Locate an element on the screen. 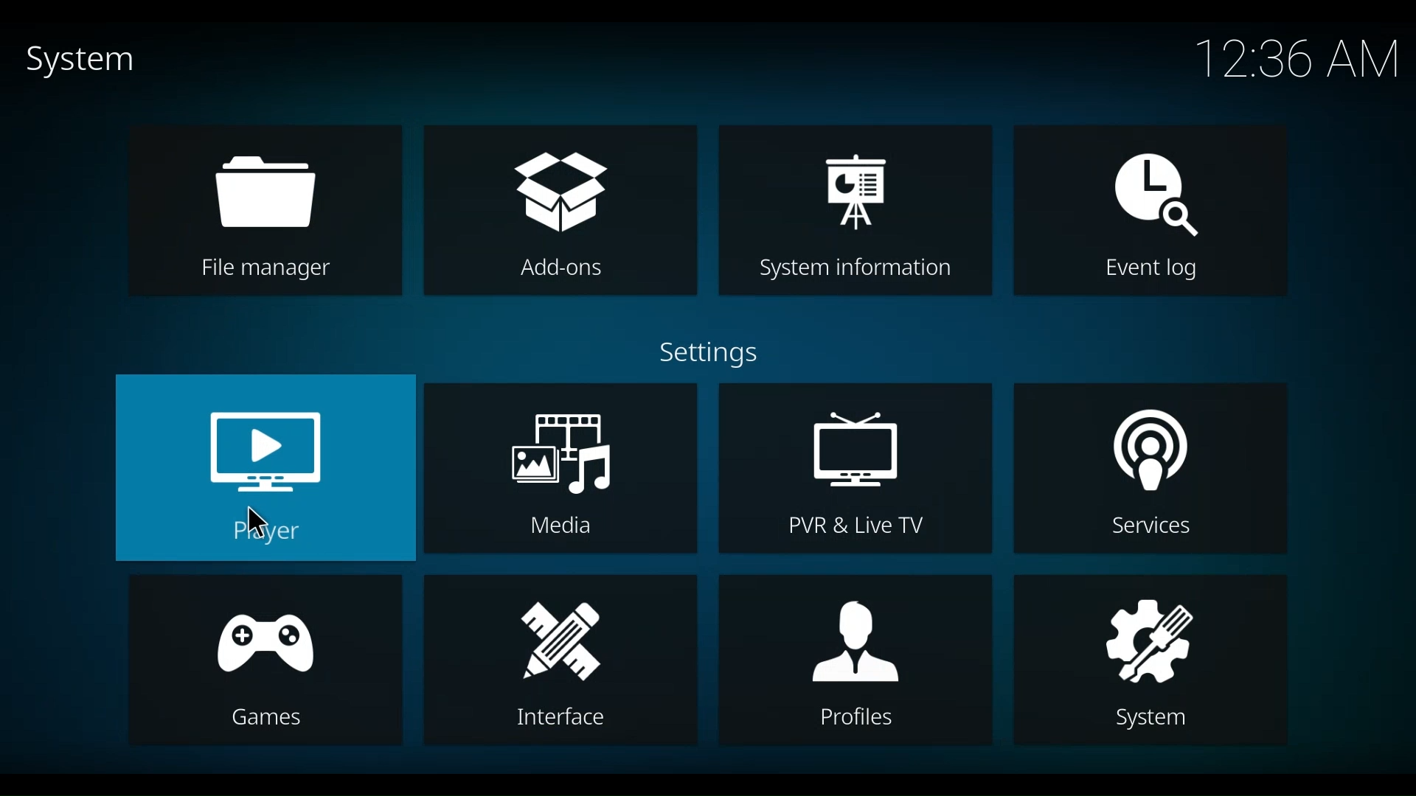  Player is located at coordinates (267, 467).